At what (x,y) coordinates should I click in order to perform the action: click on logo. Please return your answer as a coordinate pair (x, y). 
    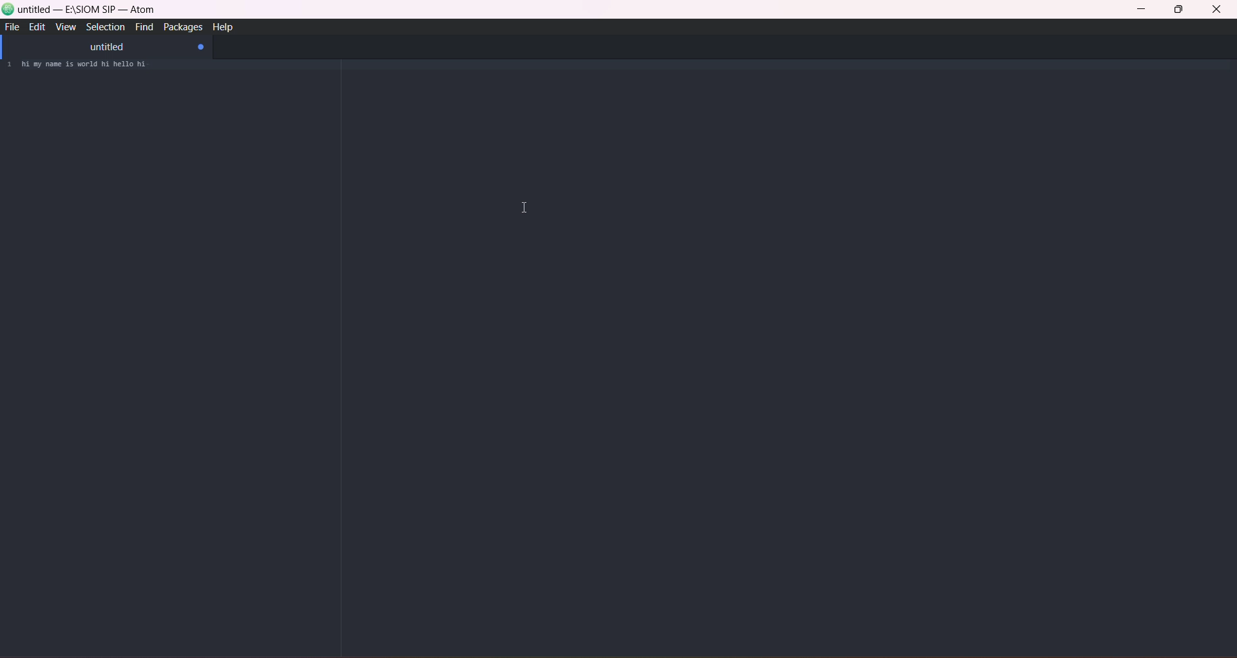
    Looking at the image, I should click on (8, 11).